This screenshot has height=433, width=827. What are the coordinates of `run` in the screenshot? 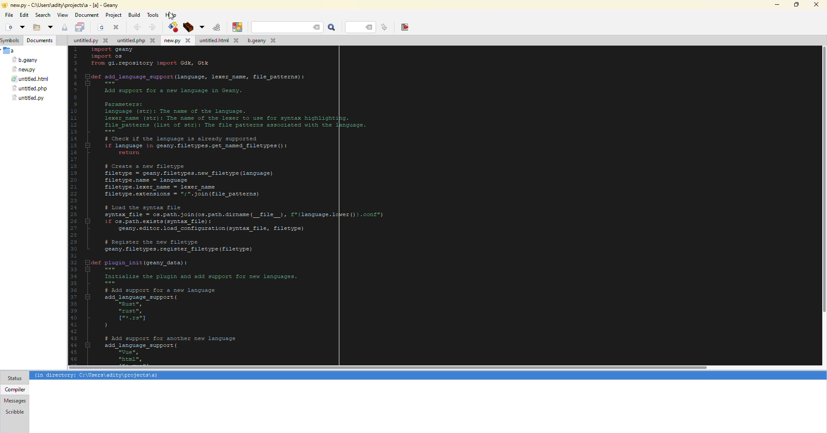 It's located at (215, 27).